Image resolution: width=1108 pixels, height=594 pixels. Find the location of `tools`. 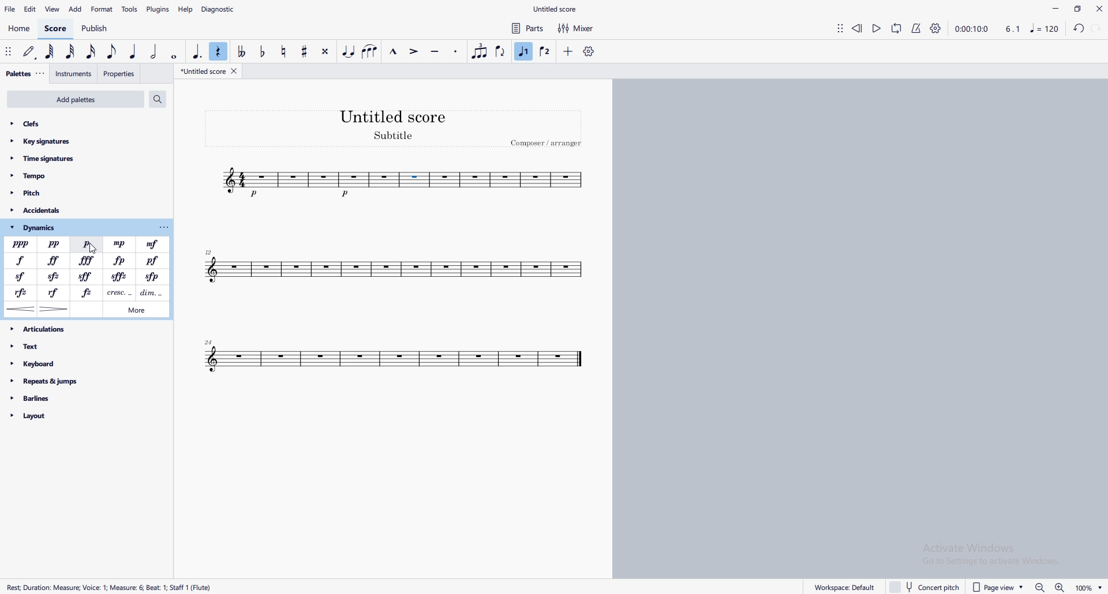

tools is located at coordinates (129, 9).